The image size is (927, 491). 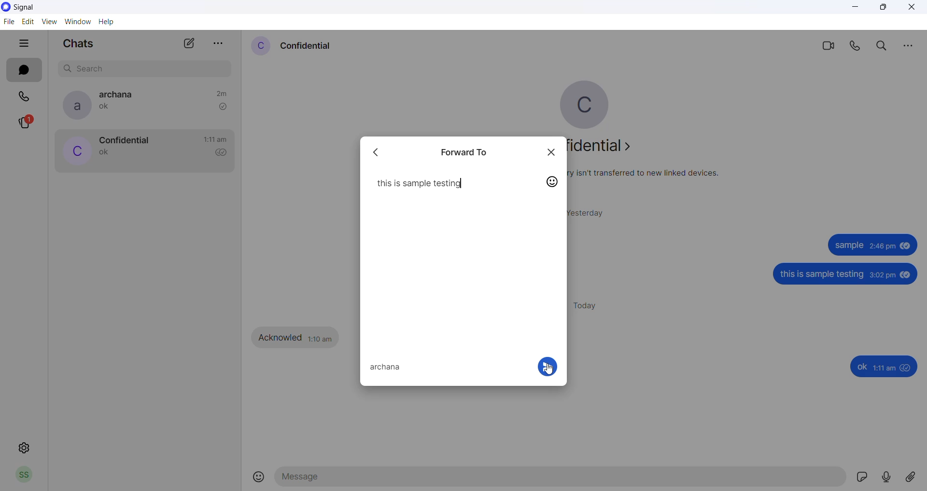 What do you see at coordinates (547, 367) in the screenshot?
I see `send message button` at bounding box center [547, 367].